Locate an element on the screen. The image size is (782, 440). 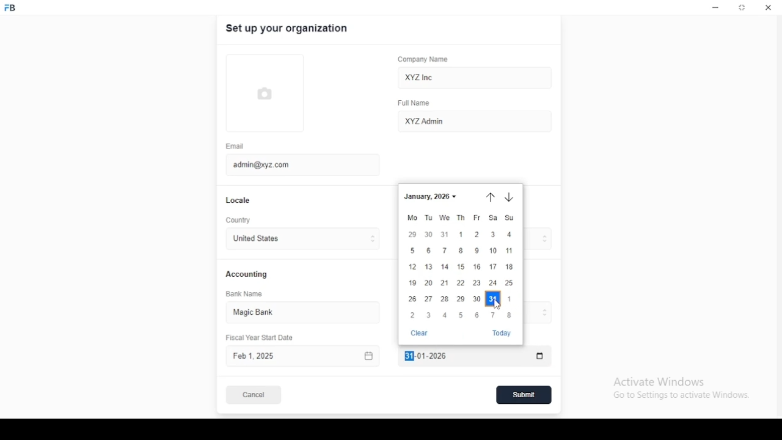
19 is located at coordinates (412, 284).